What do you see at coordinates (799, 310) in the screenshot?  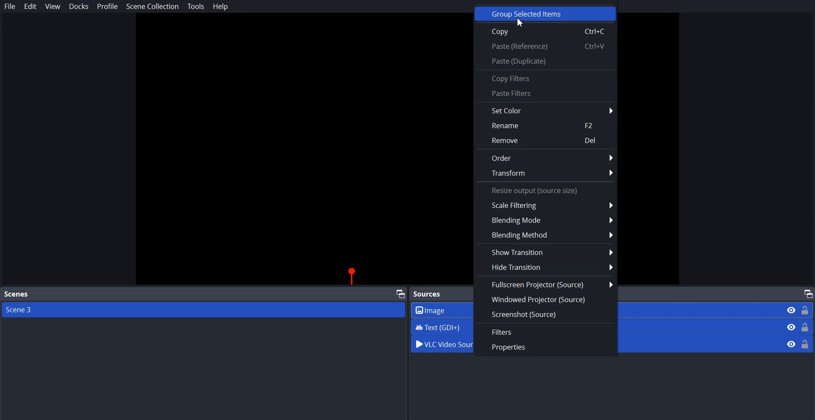 I see `Image` at bounding box center [799, 310].